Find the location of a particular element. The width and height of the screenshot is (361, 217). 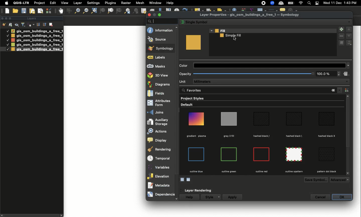

Layer is located at coordinates (78, 3).